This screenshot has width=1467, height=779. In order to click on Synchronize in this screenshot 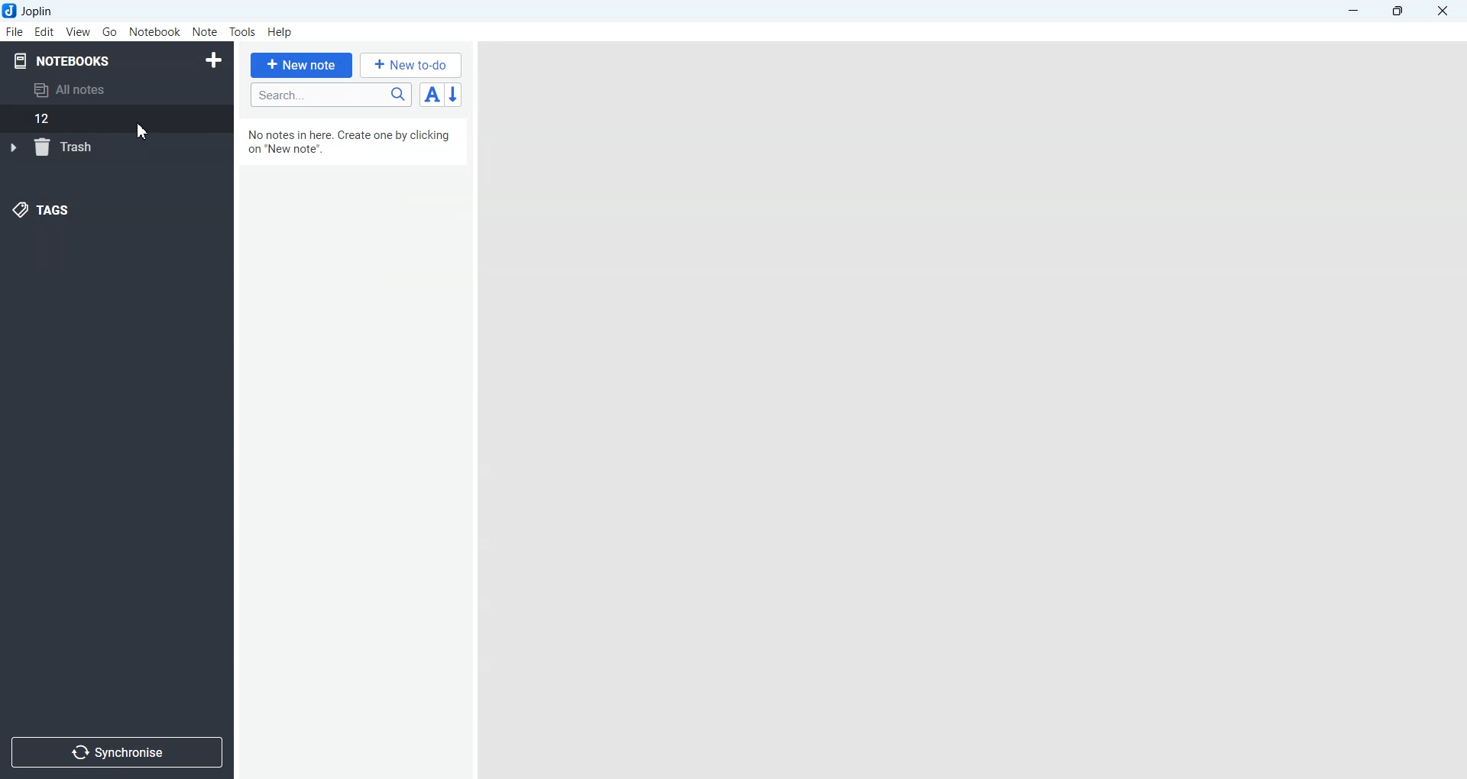, I will do `click(116, 751)`.